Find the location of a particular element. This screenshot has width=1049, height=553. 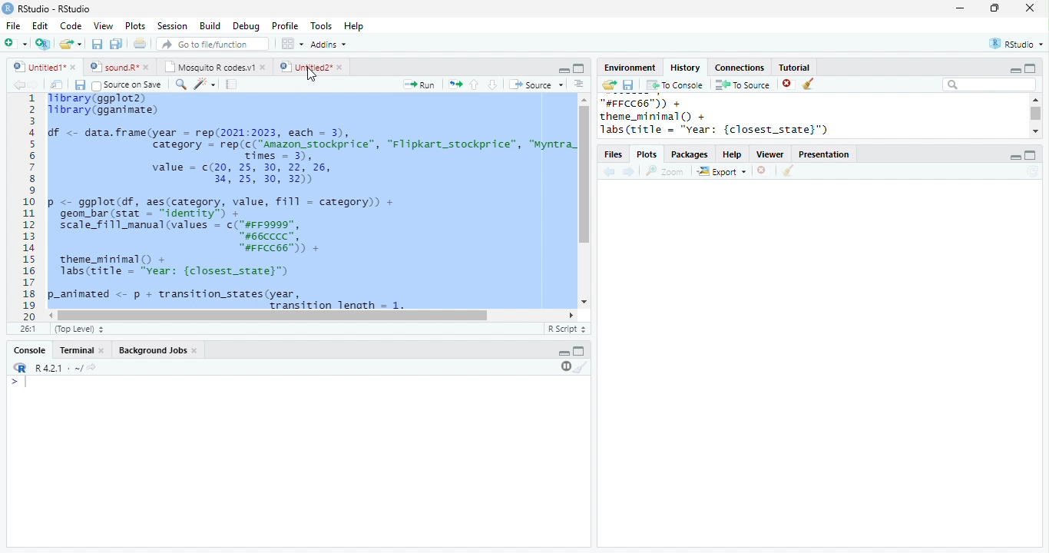

Help is located at coordinates (353, 25).